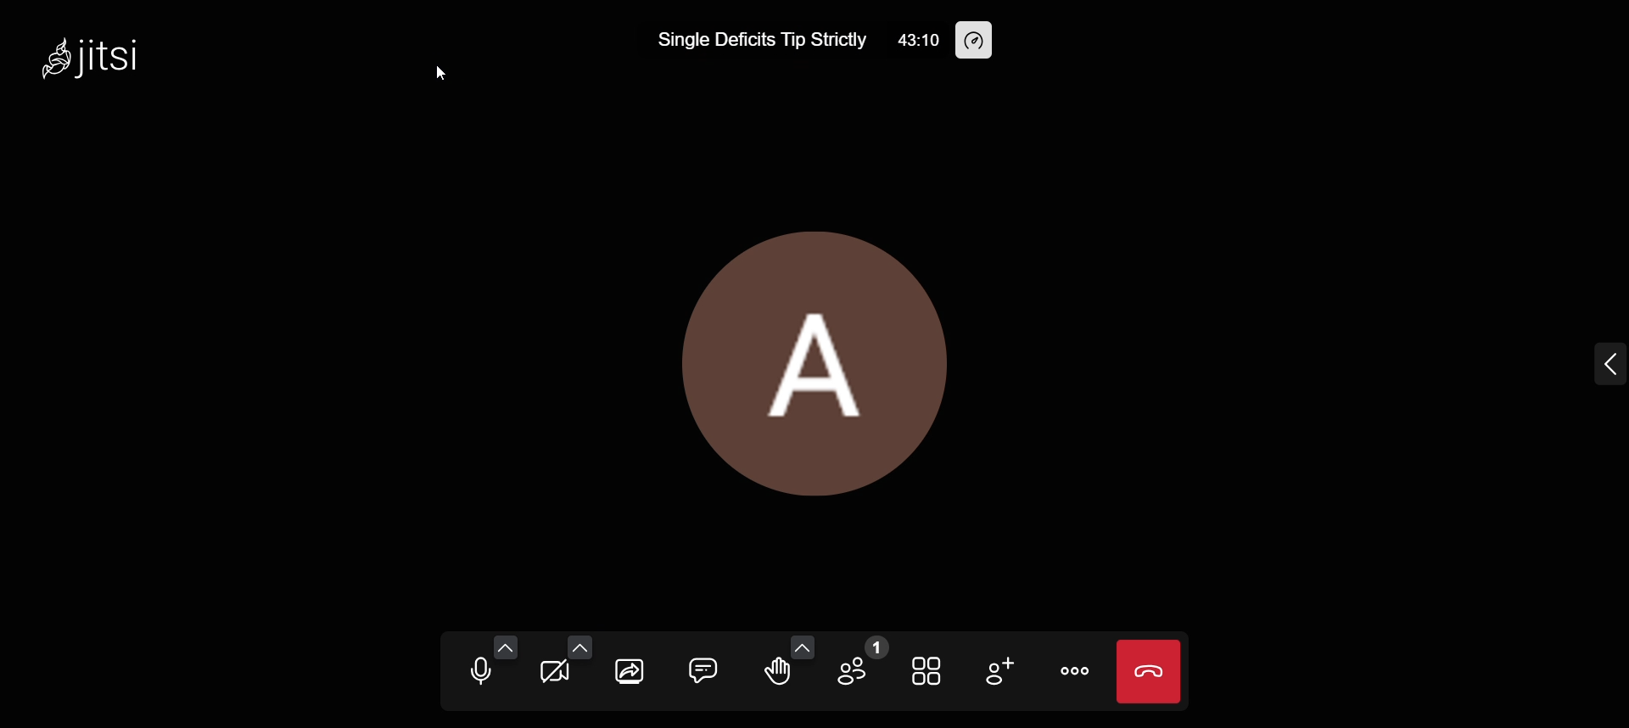  I want to click on toggle tile view, so click(926, 668).